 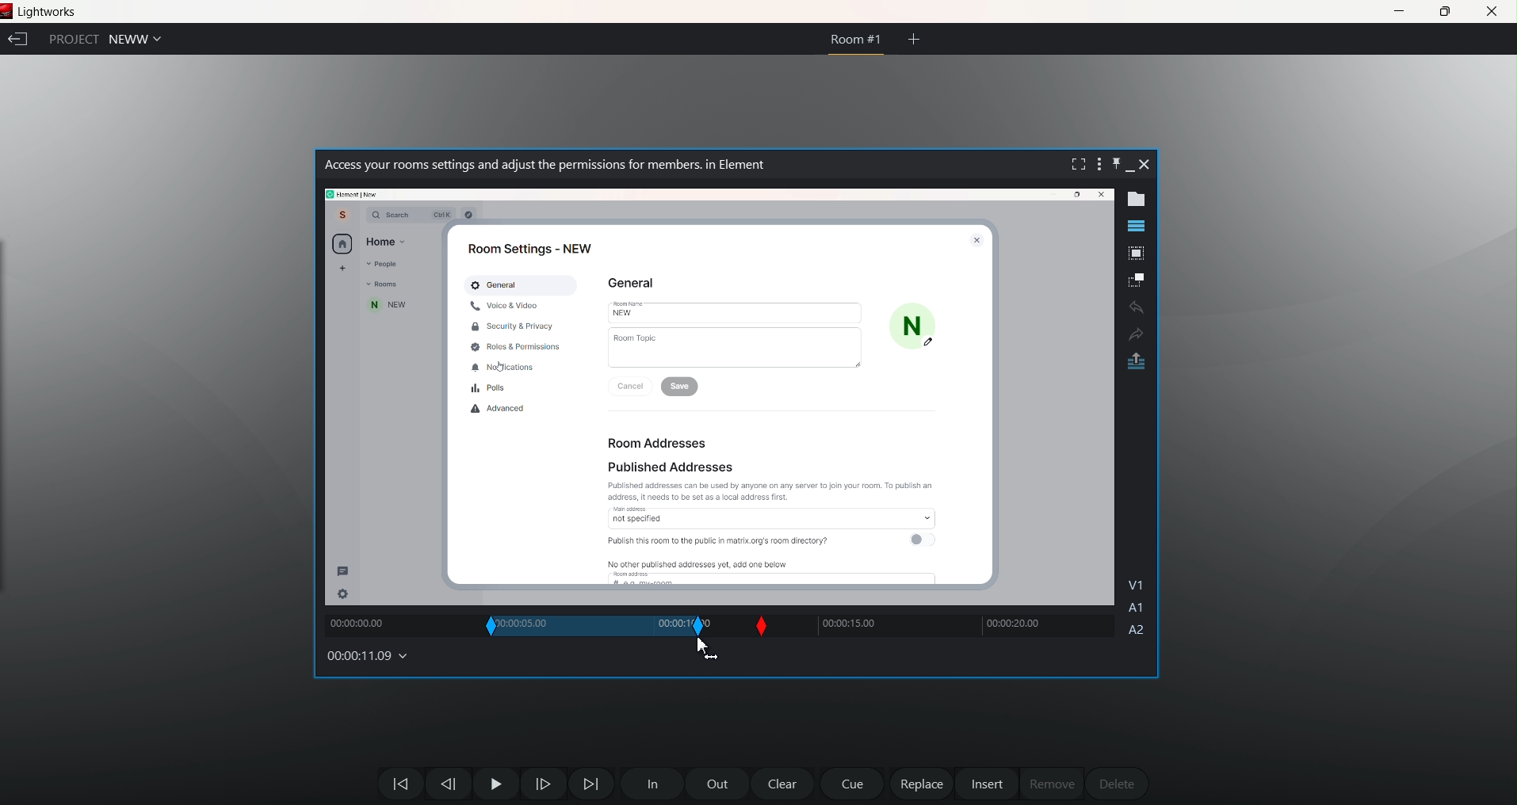 I want to click on Notifications, so click(x=506, y=367).